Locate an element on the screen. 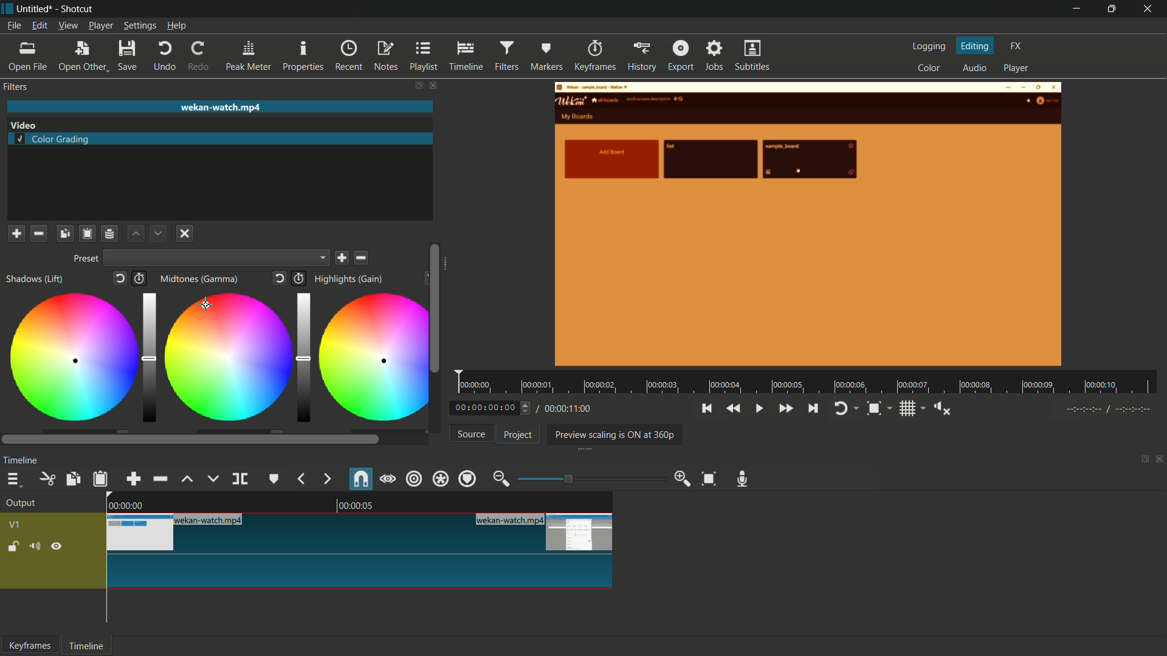 This screenshot has width=1167, height=656. scroll bar is located at coordinates (448, 267).